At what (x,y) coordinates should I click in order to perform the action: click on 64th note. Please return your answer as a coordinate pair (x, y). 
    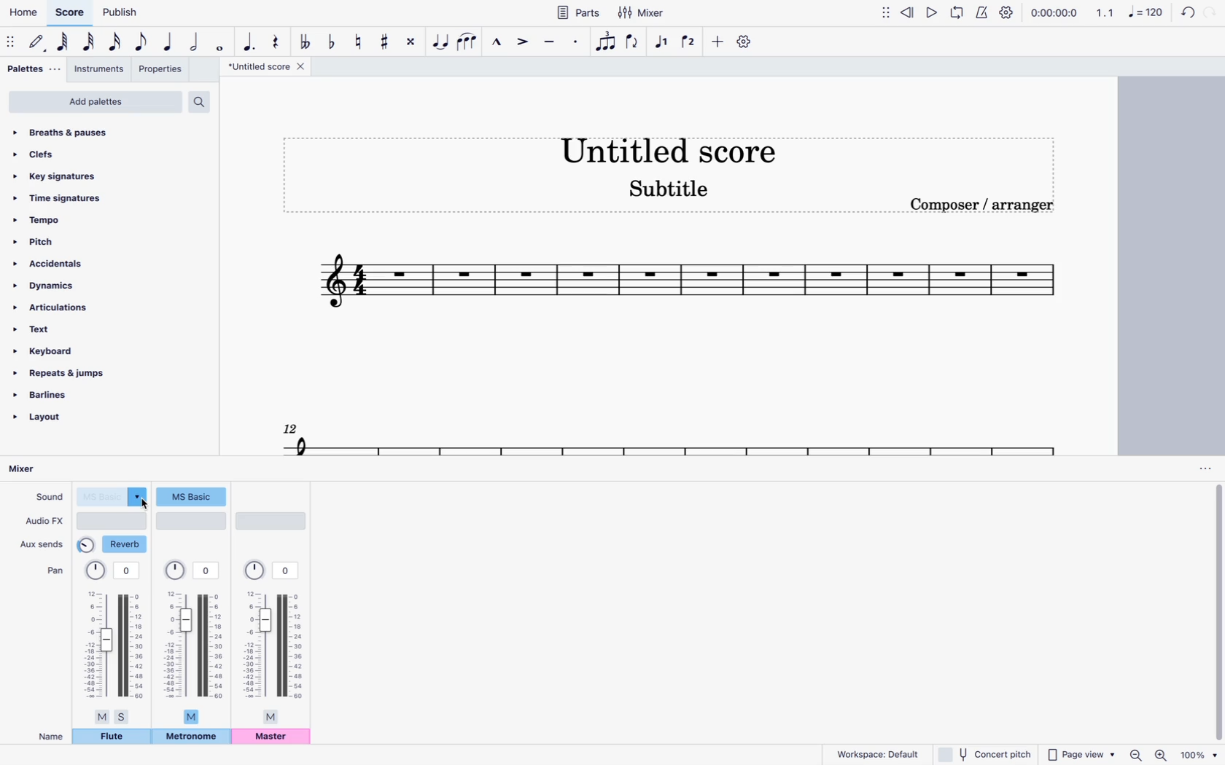
    Looking at the image, I should click on (64, 42).